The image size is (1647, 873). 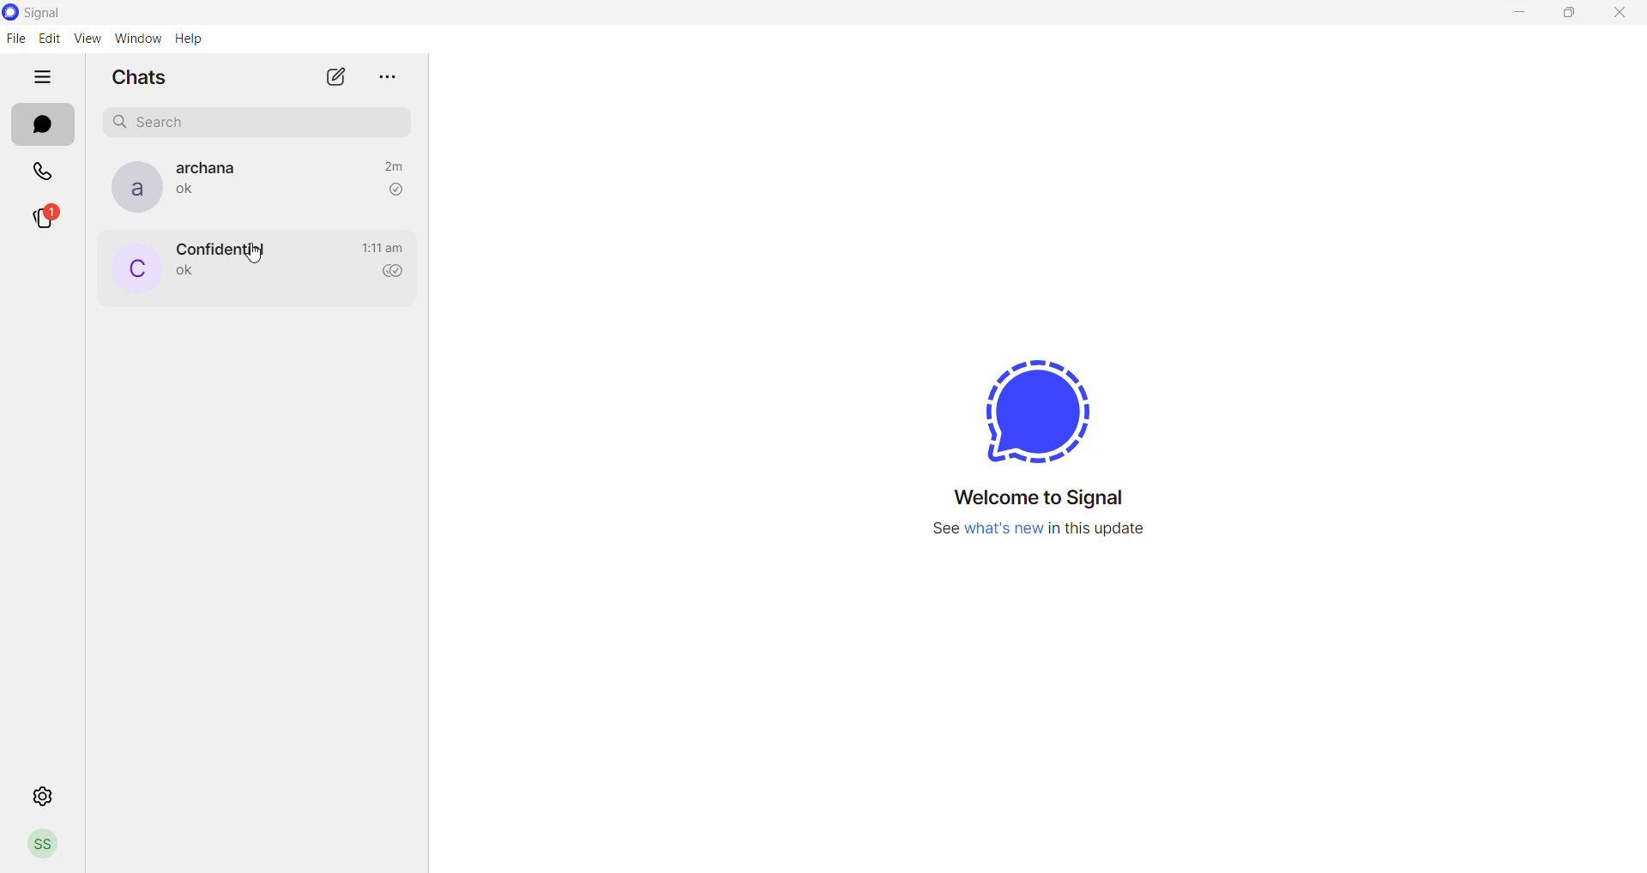 What do you see at coordinates (1620, 15) in the screenshot?
I see `close` at bounding box center [1620, 15].